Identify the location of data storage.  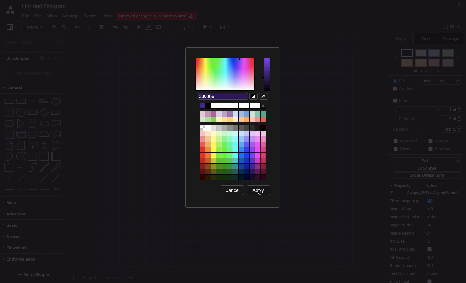
(20, 156).